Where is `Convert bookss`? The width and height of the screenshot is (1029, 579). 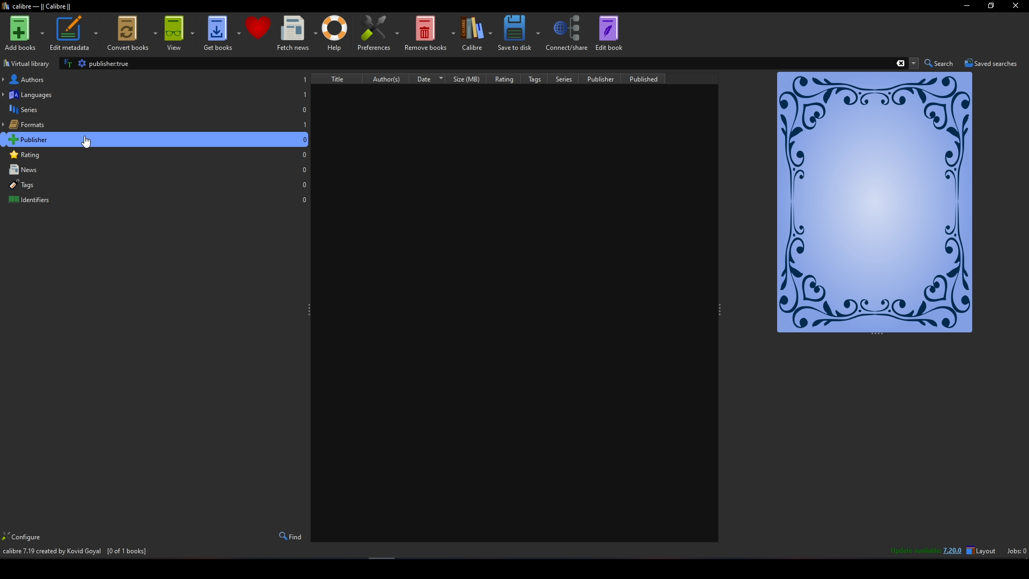 Convert bookss is located at coordinates (131, 33).